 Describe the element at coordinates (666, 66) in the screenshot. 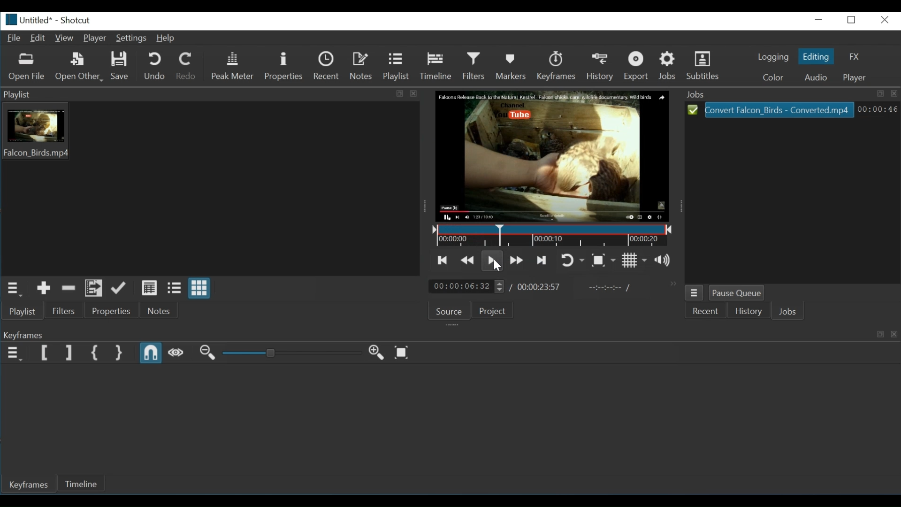

I see `Jobs` at that location.